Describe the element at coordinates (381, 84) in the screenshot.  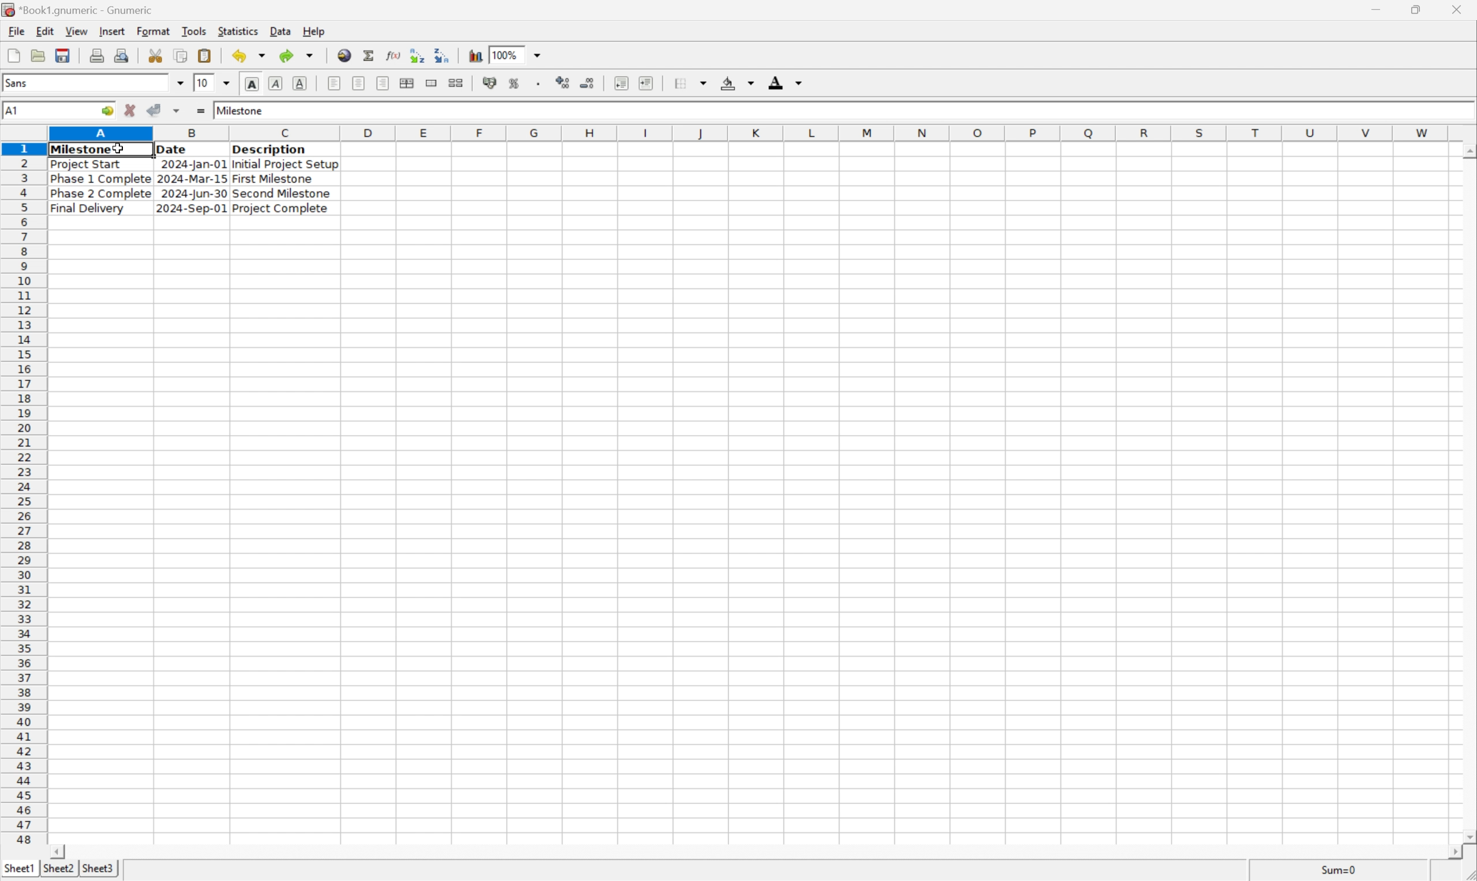
I see `align right` at that location.